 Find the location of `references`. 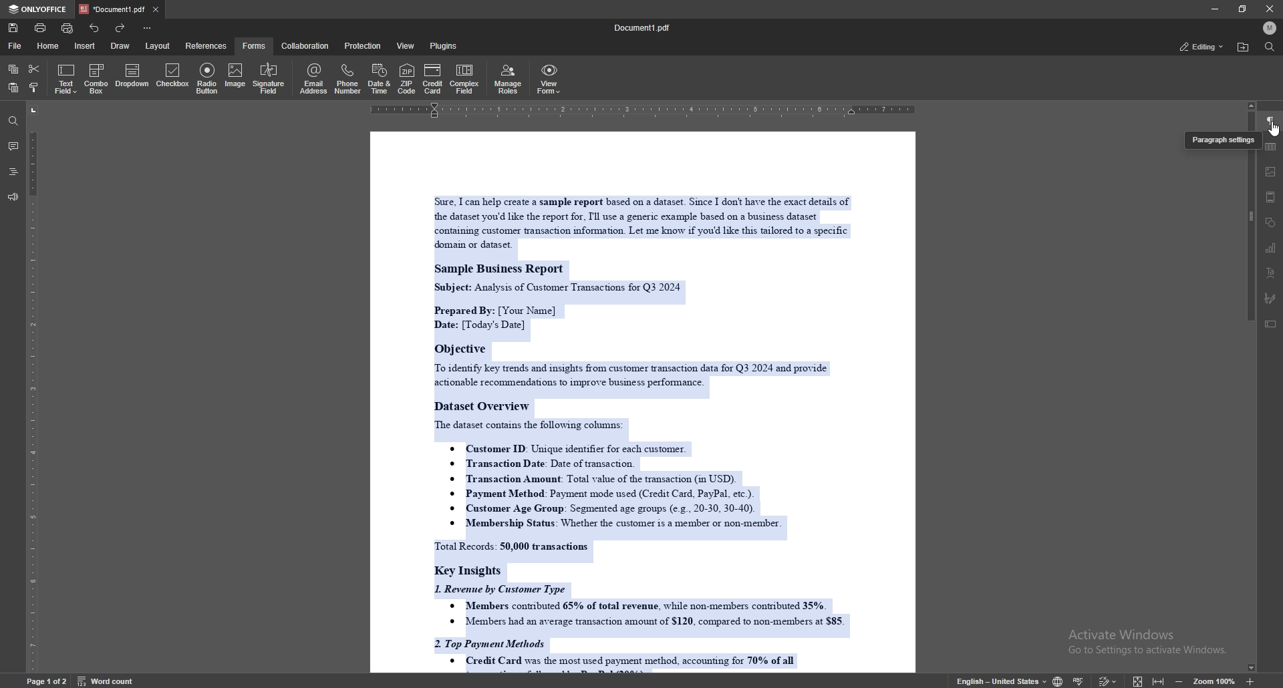

references is located at coordinates (207, 45).